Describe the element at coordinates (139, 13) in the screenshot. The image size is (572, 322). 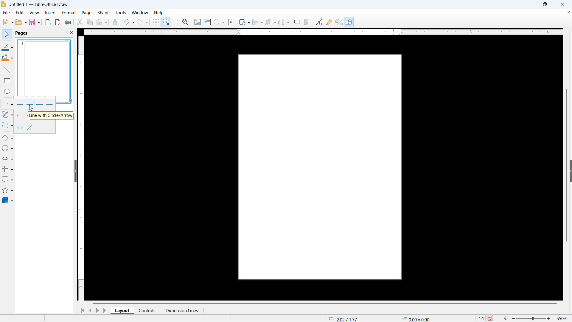
I see `Window ` at that location.